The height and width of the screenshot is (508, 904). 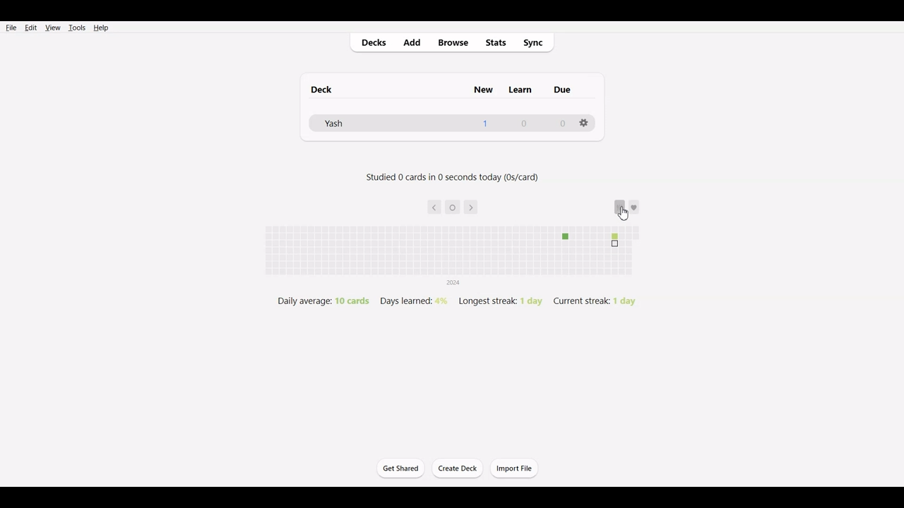 I want to click on Sync, so click(x=537, y=42).